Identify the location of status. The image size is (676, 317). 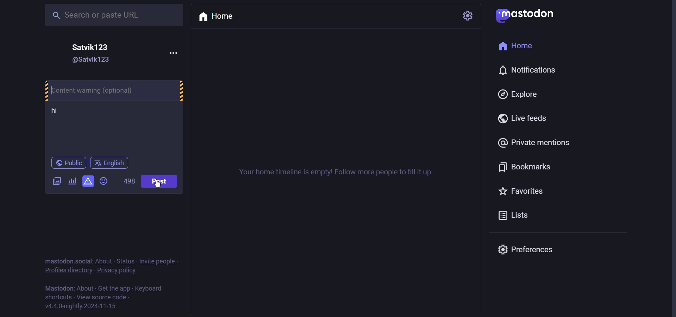
(128, 261).